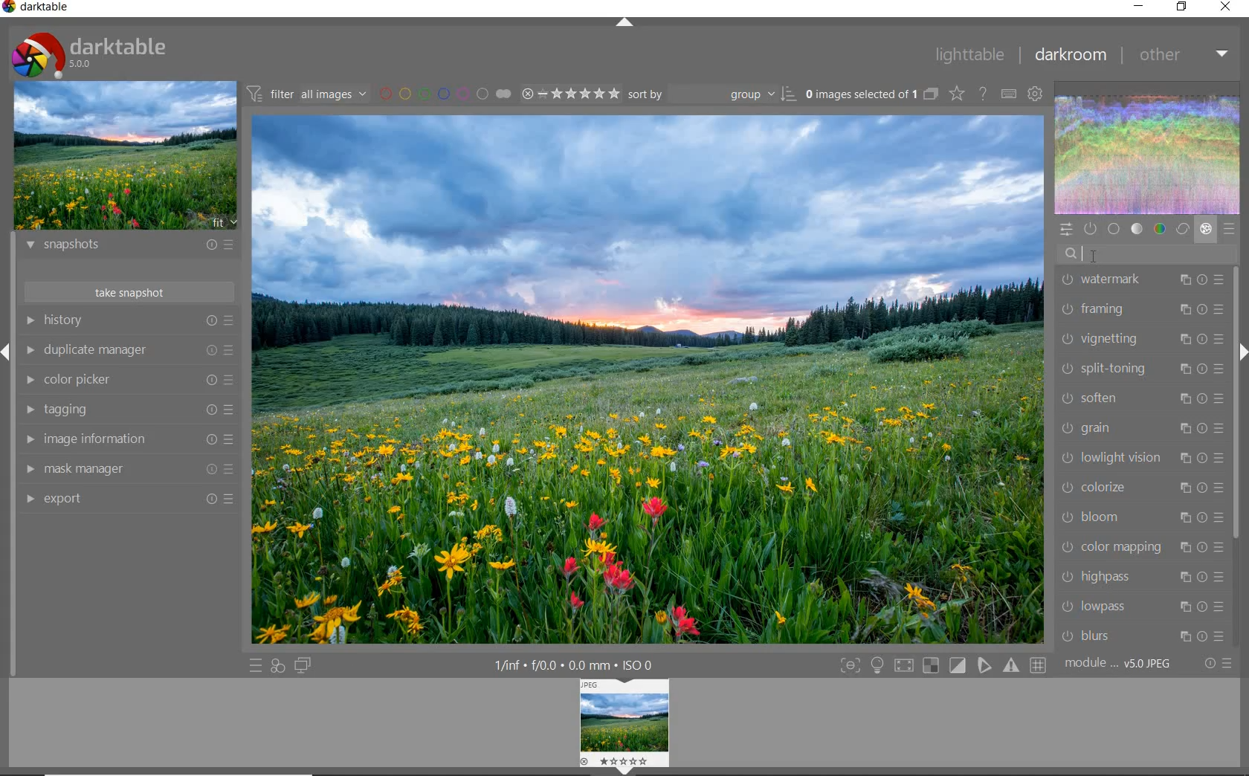 This screenshot has width=1249, height=776. I want to click on lowpass, so click(1138, 606).